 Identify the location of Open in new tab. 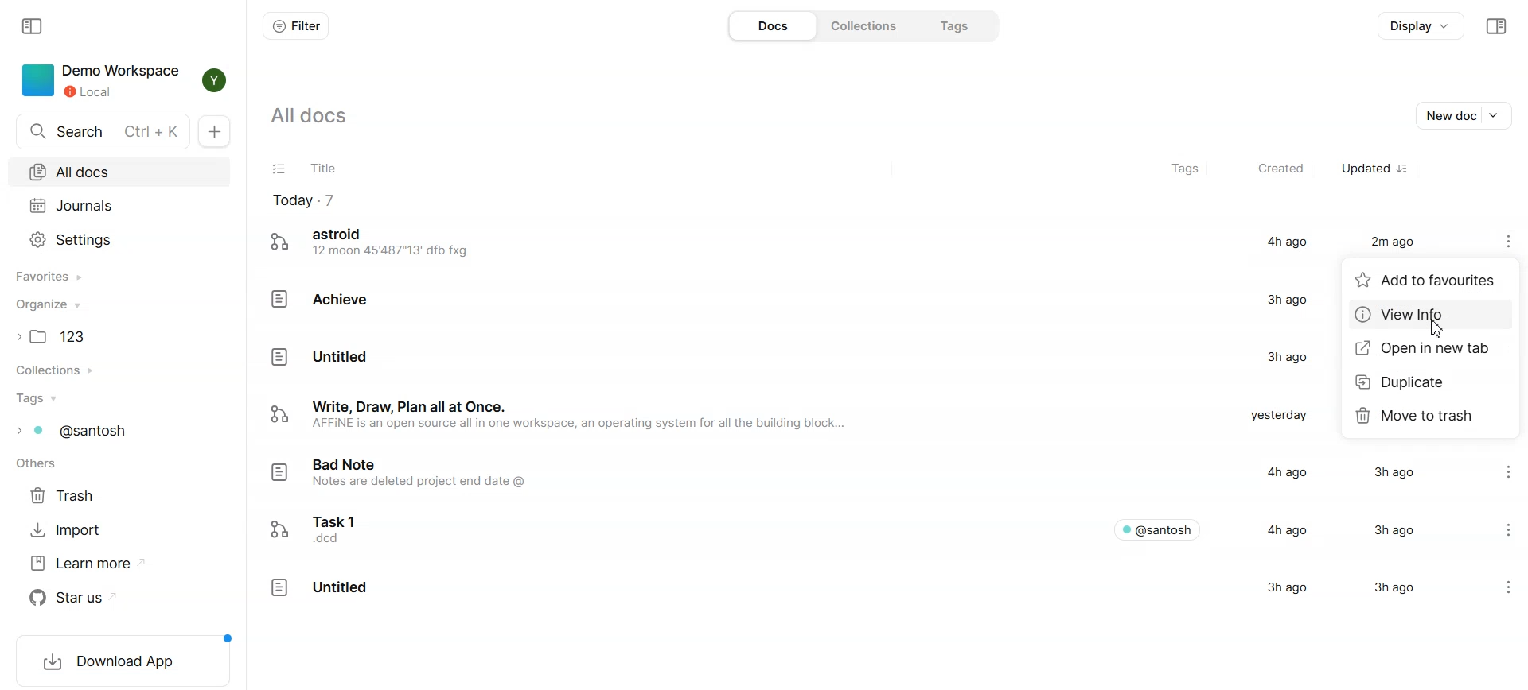
(1432, 350).